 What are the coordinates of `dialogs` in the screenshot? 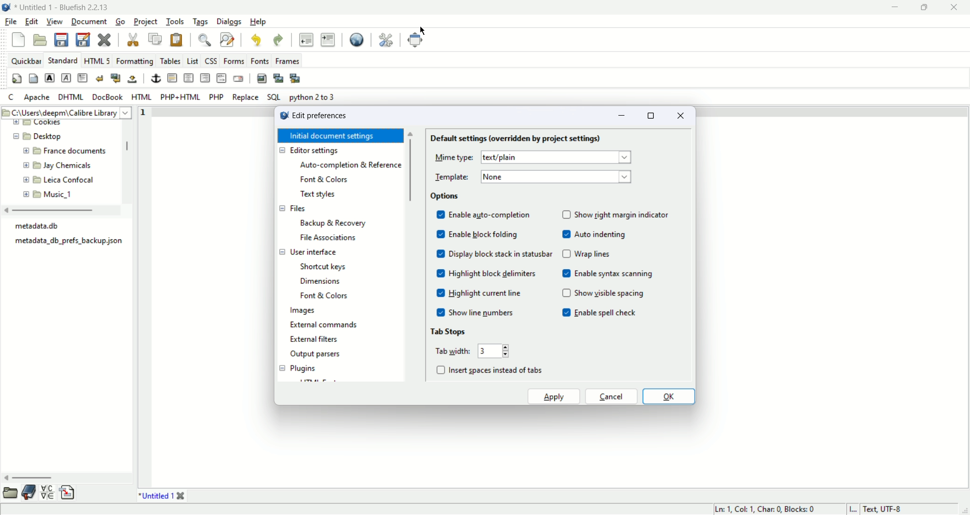 It's located at (230, 22).